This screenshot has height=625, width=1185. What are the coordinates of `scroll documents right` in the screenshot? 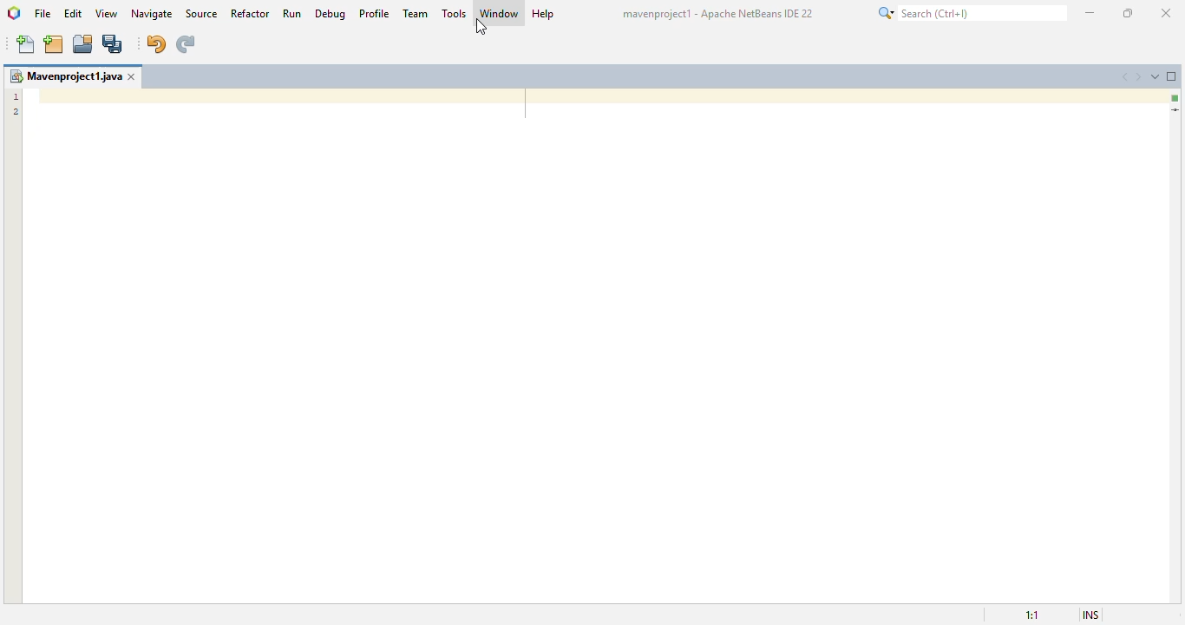 It's located at (1141, 76).